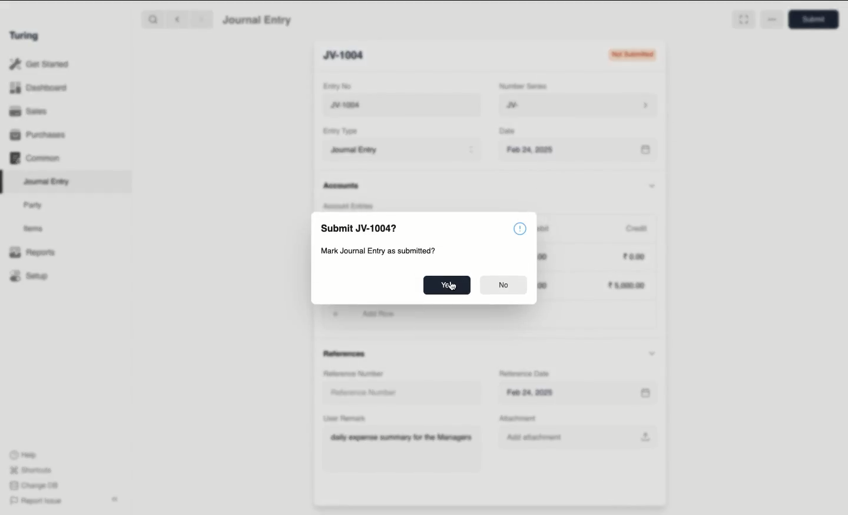  Describe the element at coordinates (817, 19) in the screenshot. I see `Save` at that location.